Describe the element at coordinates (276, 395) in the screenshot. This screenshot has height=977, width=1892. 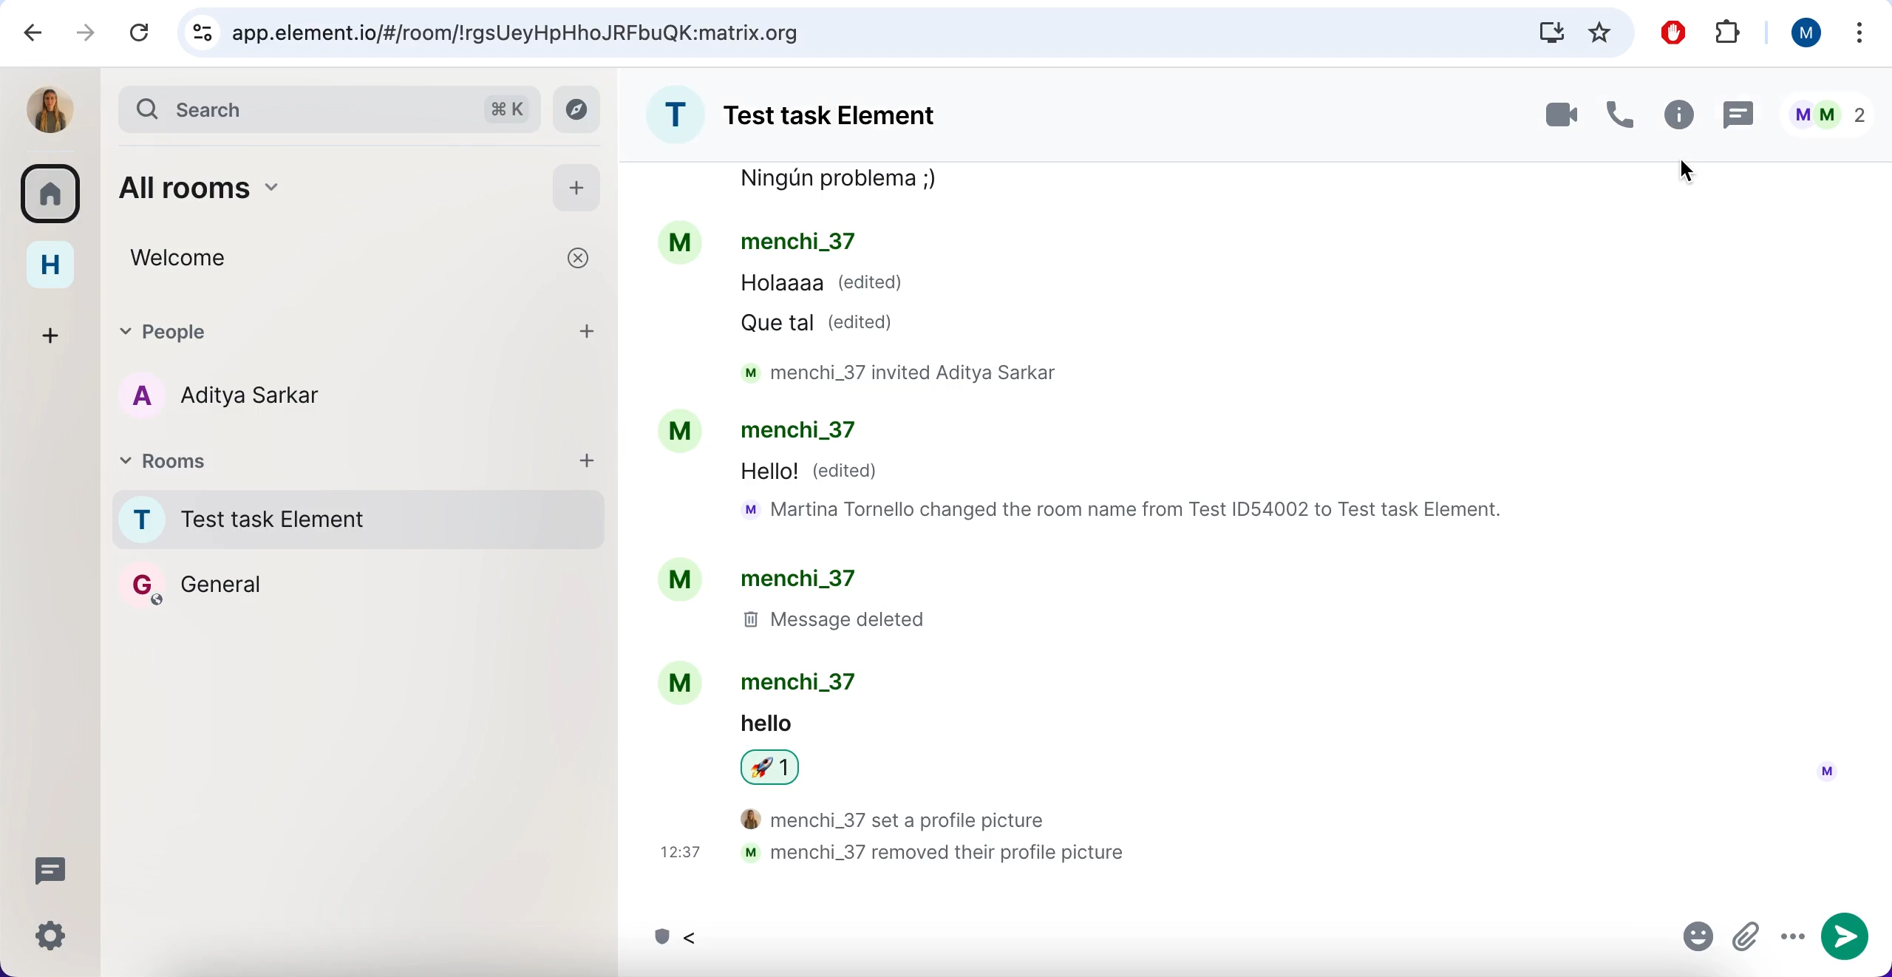
I see `chat member` at that location.